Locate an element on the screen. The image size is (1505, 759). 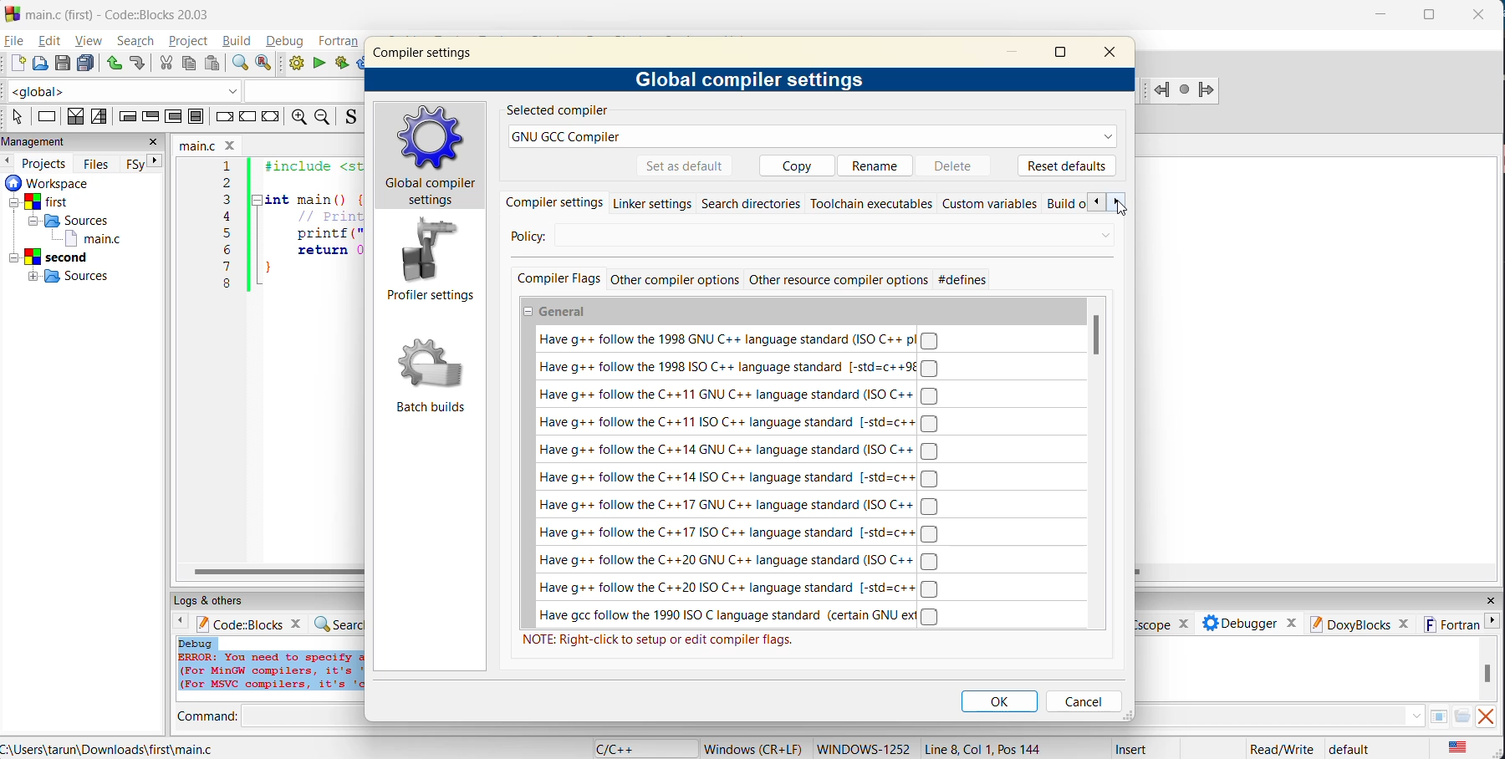
delete is located at coordinates (956, 166).